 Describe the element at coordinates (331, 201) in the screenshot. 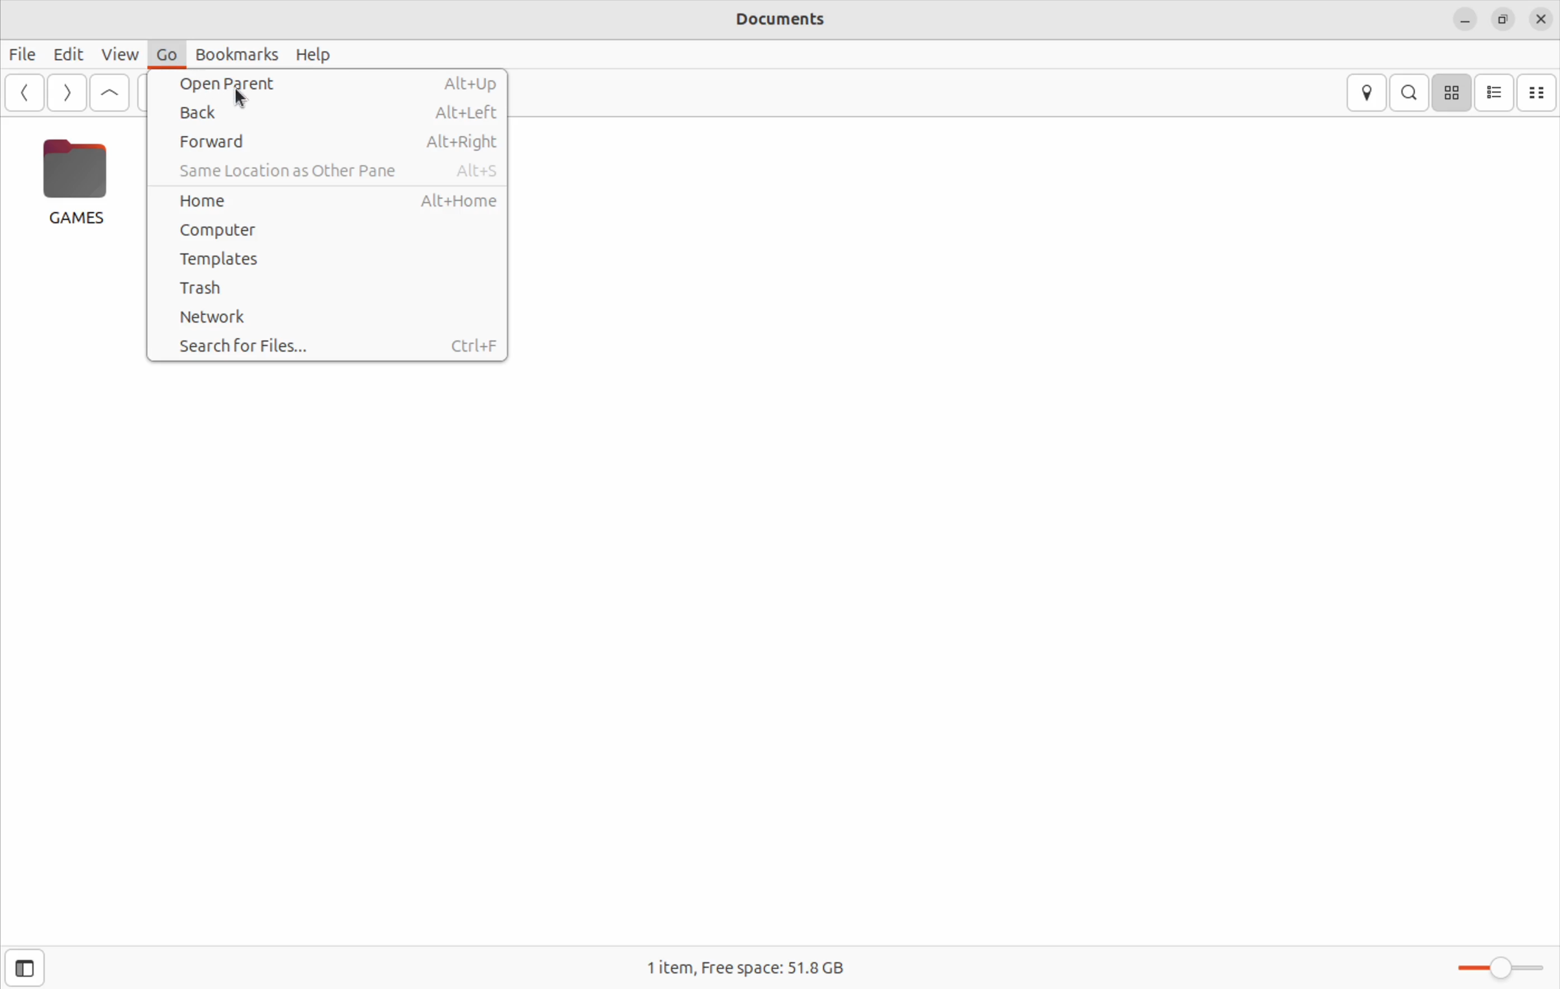

I see `home` at that location.